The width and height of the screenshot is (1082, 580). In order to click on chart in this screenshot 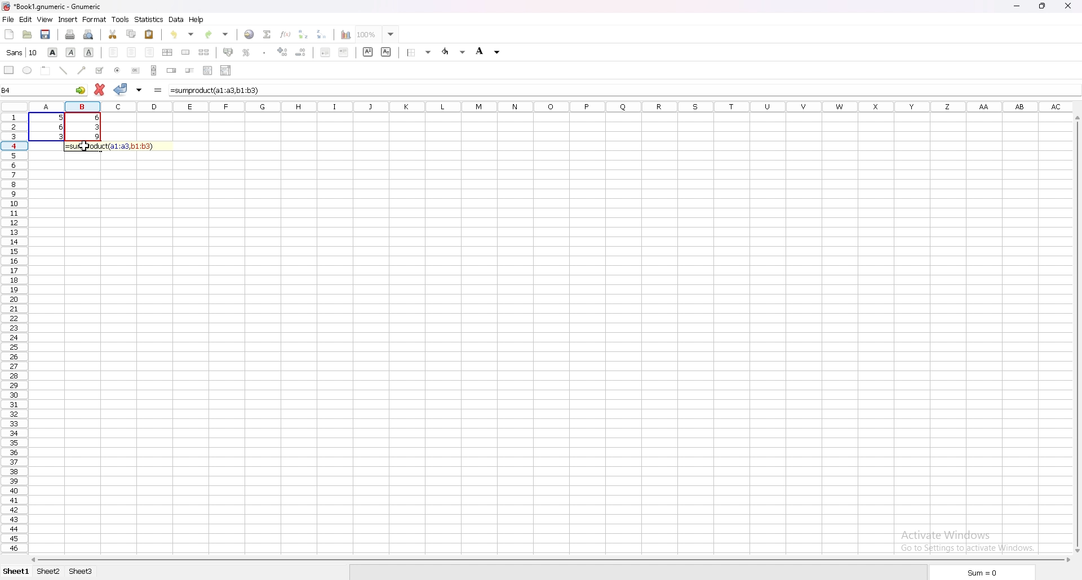, I will do `click(345, 34)`.